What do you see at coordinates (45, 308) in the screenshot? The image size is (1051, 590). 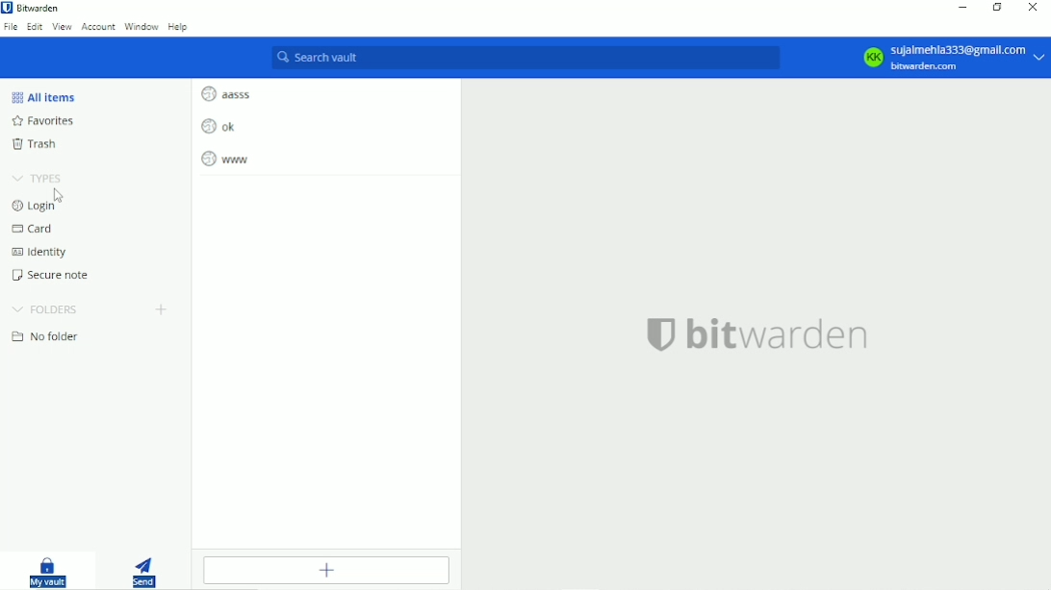 I see `Folders` at bounding box center [45, 308].